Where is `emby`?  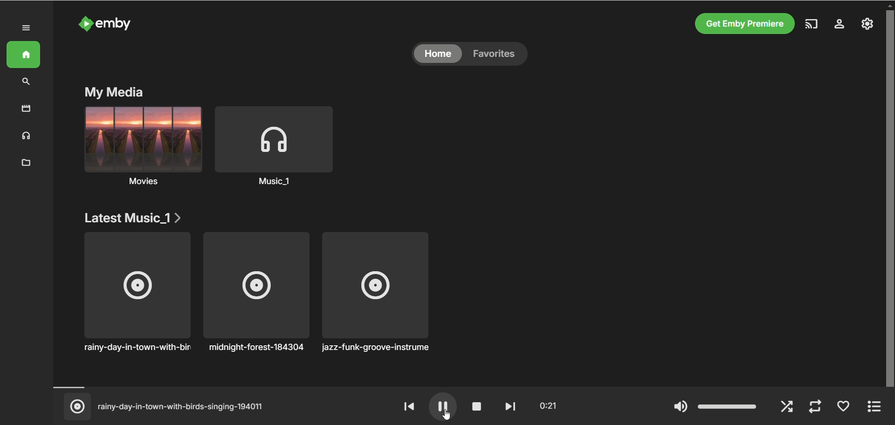 emby is located at coordinates (117, 24).